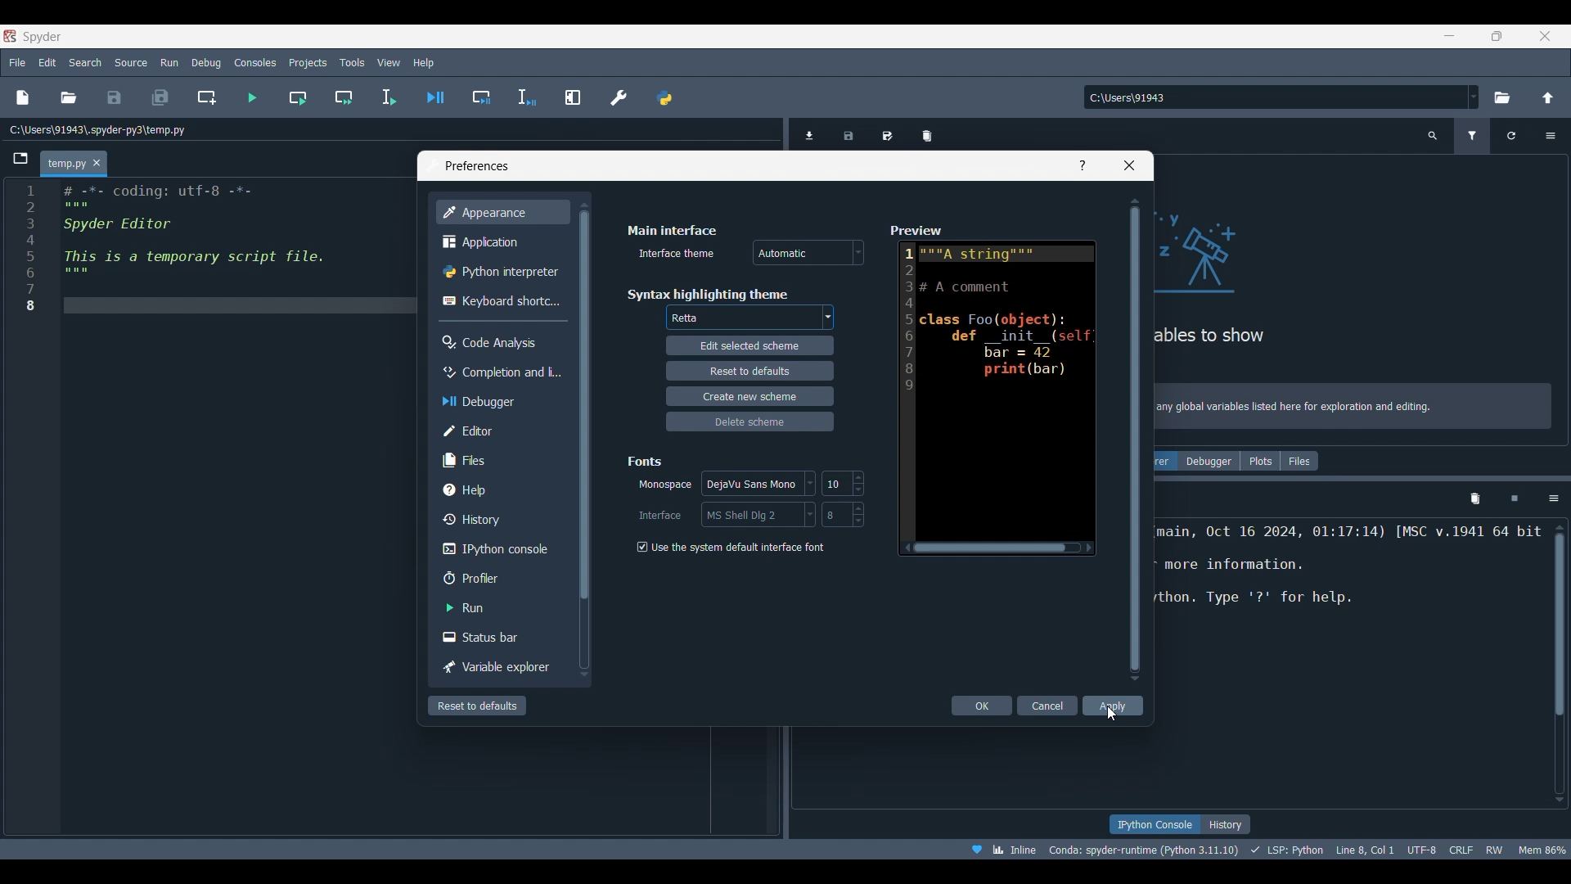  Describe the element at coordinates (98, 130) in the screenshot. I see `Location of current file` at that location.